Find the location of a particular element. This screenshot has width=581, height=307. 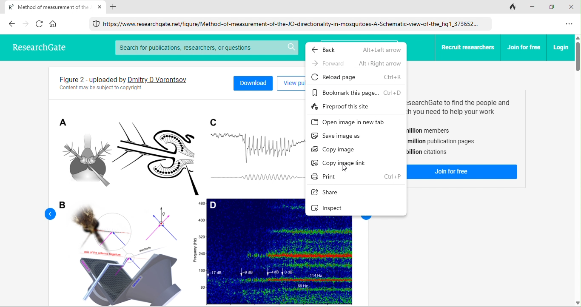

open image in new tab is located at coordinates (350, 122).